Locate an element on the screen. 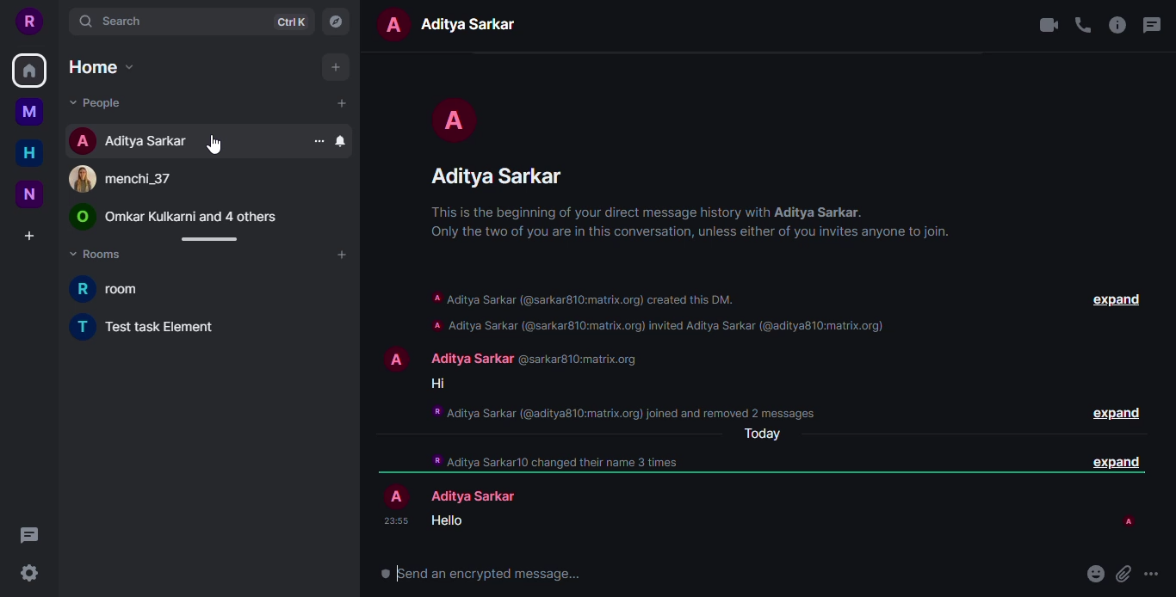  add is located at coordinates (334, 67).